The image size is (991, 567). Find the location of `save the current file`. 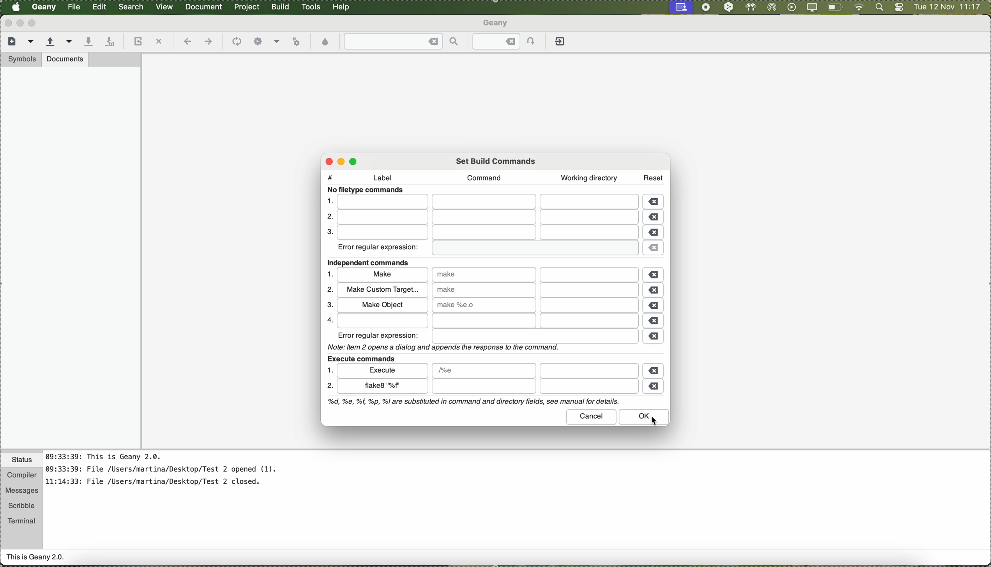

save the current file is located at coordinates (88, 42).